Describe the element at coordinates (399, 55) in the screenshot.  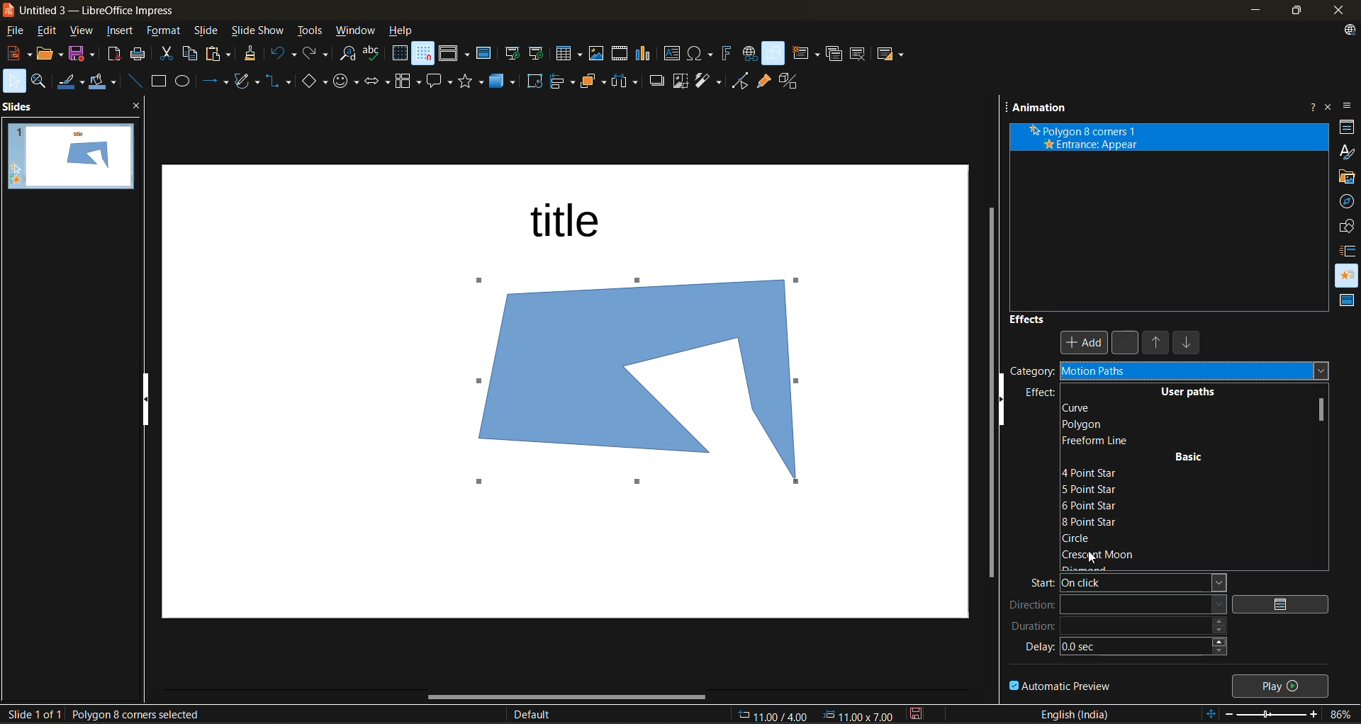
I see `display grid` at that location.